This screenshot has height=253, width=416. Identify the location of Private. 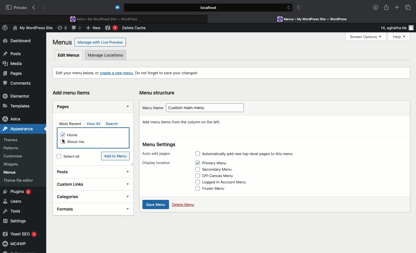
(16, 7).